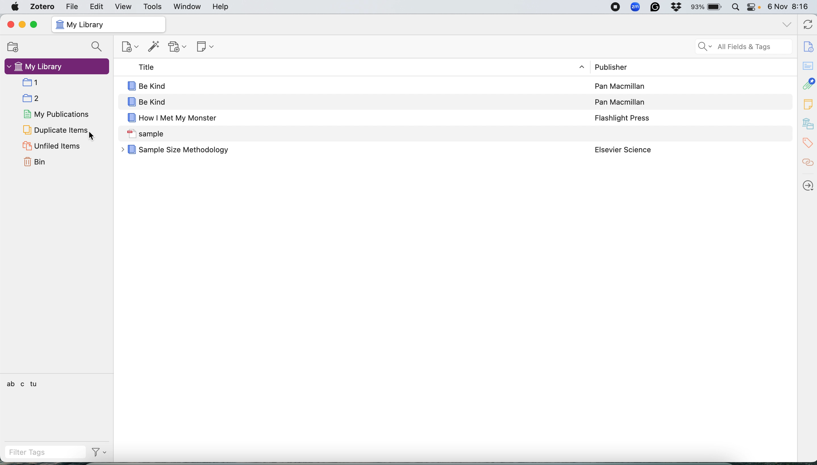  Describe the element at coordinates (343, 132) in the screenshot. I see `Sample` at that location.